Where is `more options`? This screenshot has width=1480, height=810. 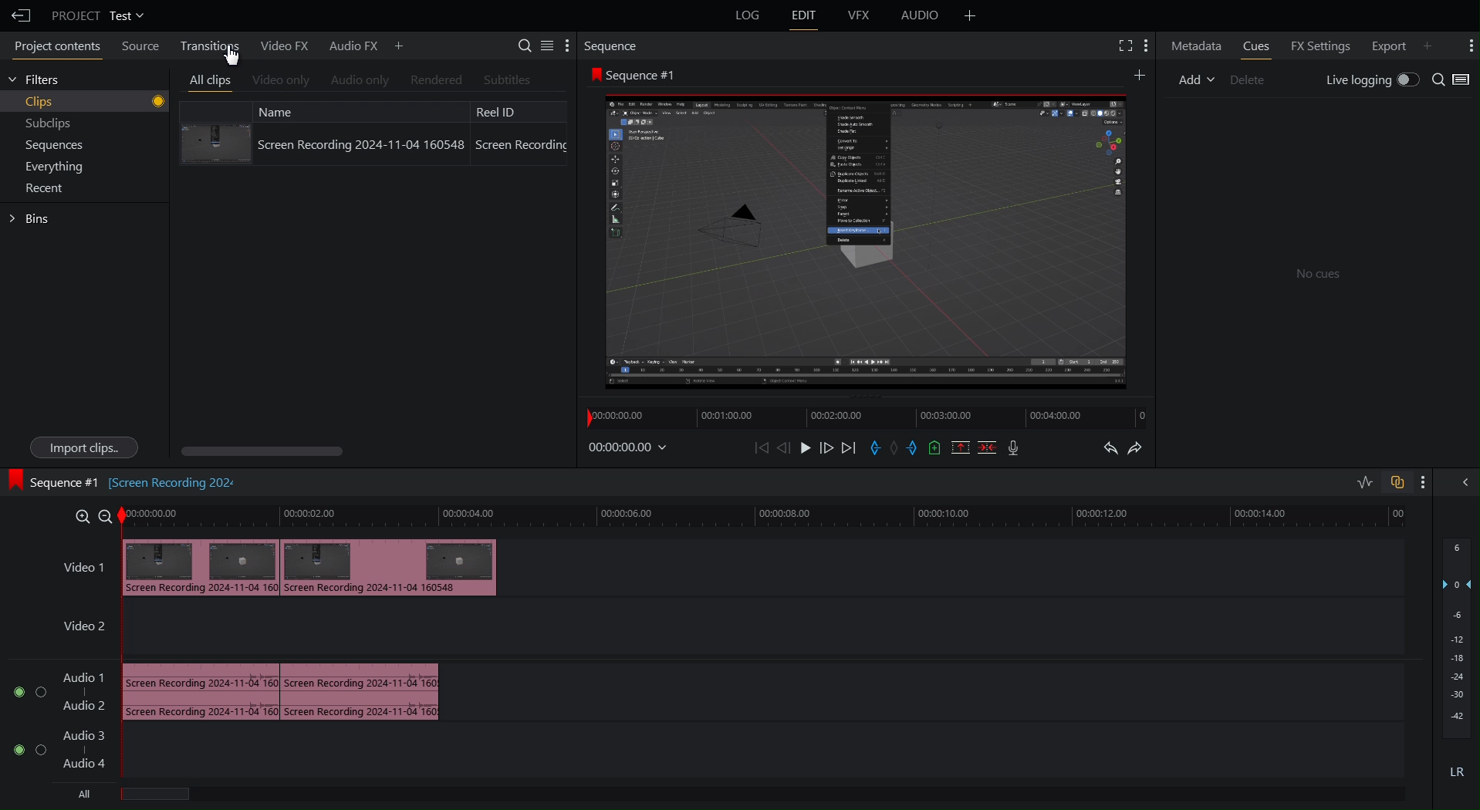 more options is located at coordinates (1424, 482).